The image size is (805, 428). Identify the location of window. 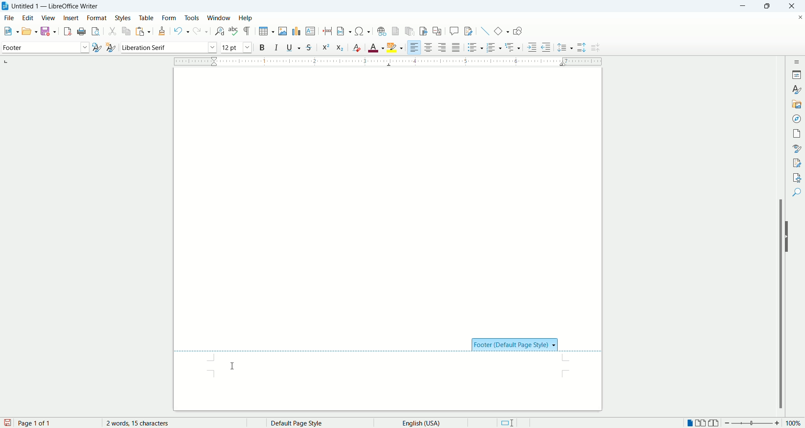
(219, 18).